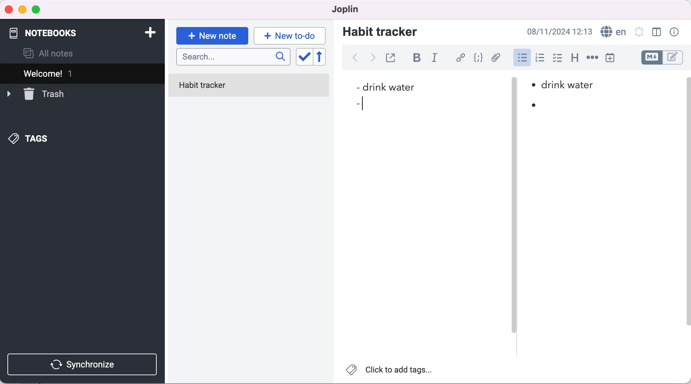 Image resolution: width=691 pixels, height=384 pixels. Describe the element at coordinates (612, 32) in the screenshot. I see `language` at that location.